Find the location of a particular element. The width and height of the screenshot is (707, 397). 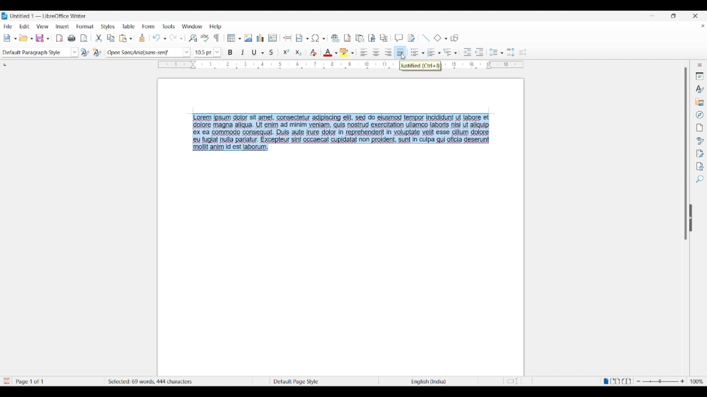

Selected toggle ordered list is located at coordinates (431, 52).